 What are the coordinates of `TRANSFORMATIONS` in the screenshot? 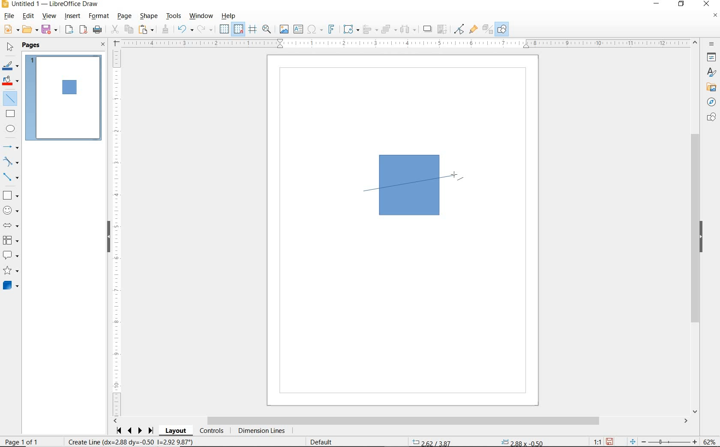 It's located at (350, 29).